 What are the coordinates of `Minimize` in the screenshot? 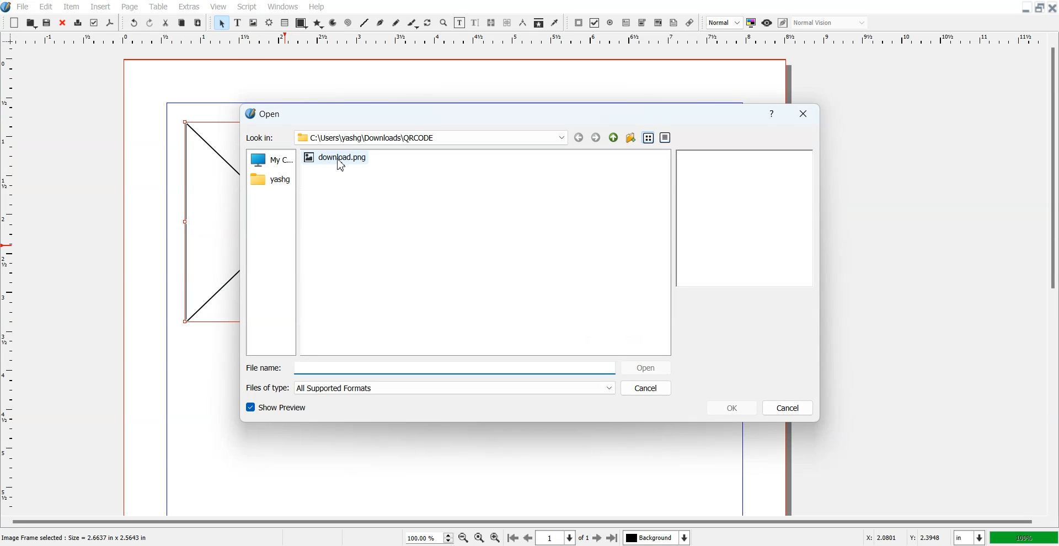 It's located at (1025, 8).